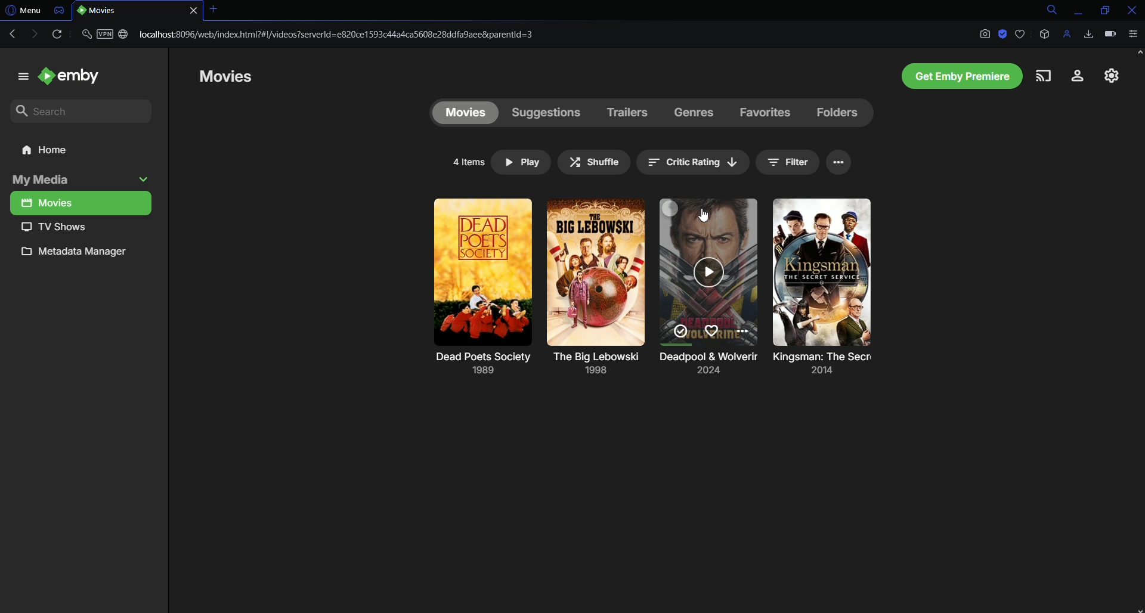 Image resolution: width=1145 pixels, height=613 pixels. I want to click on Shuffle, so click(599, 162).